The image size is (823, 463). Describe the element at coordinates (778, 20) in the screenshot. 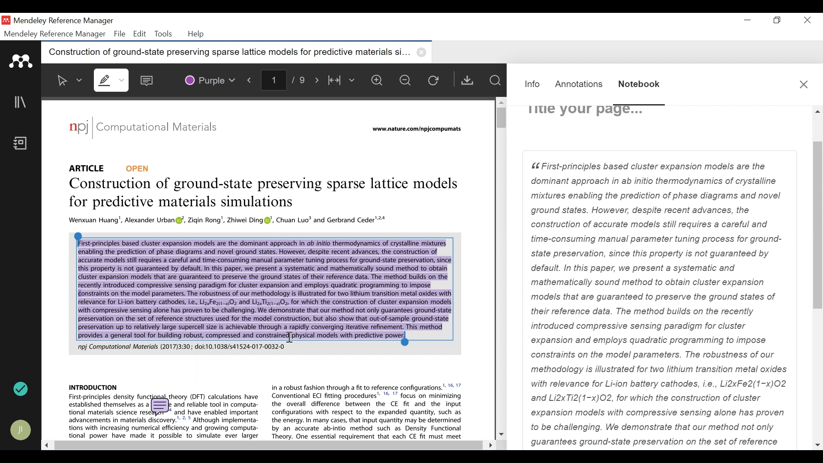

I see `Restore` at that location.